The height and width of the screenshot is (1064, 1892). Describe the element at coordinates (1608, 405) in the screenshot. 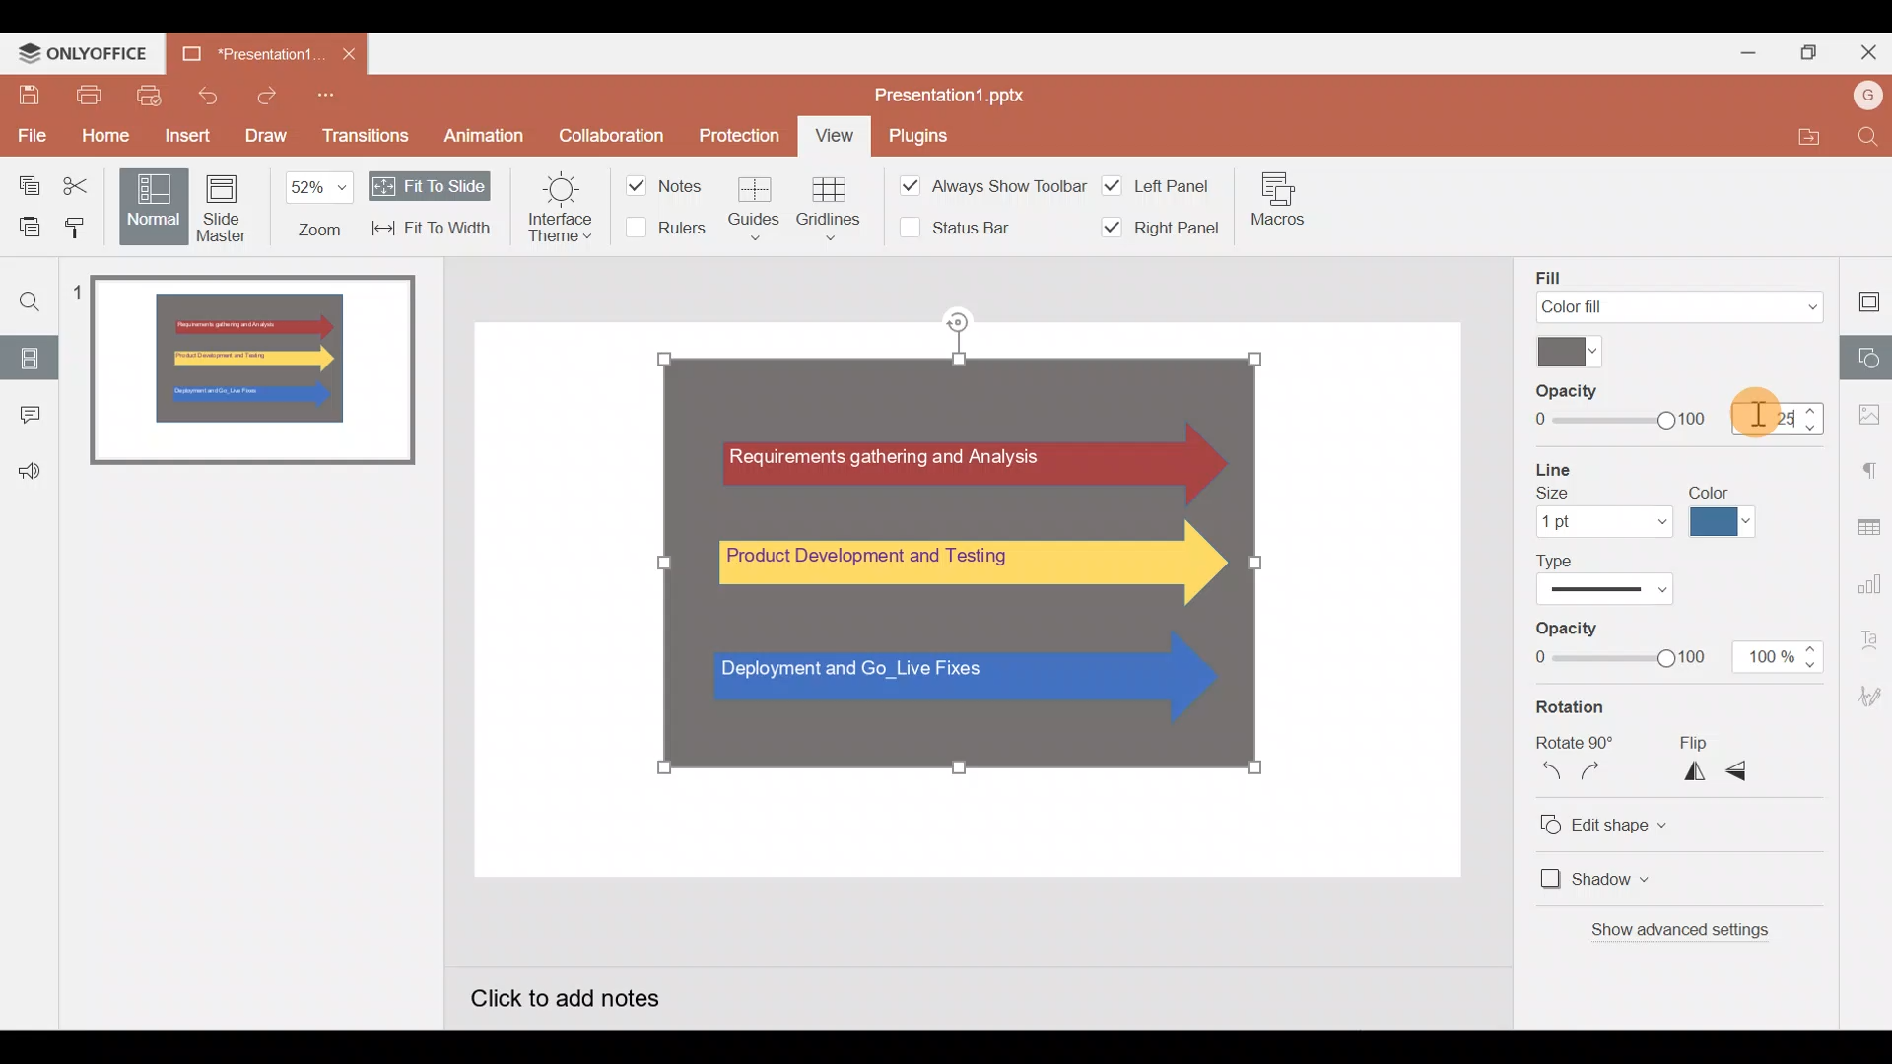

I see `Opacity level slider` at that location.